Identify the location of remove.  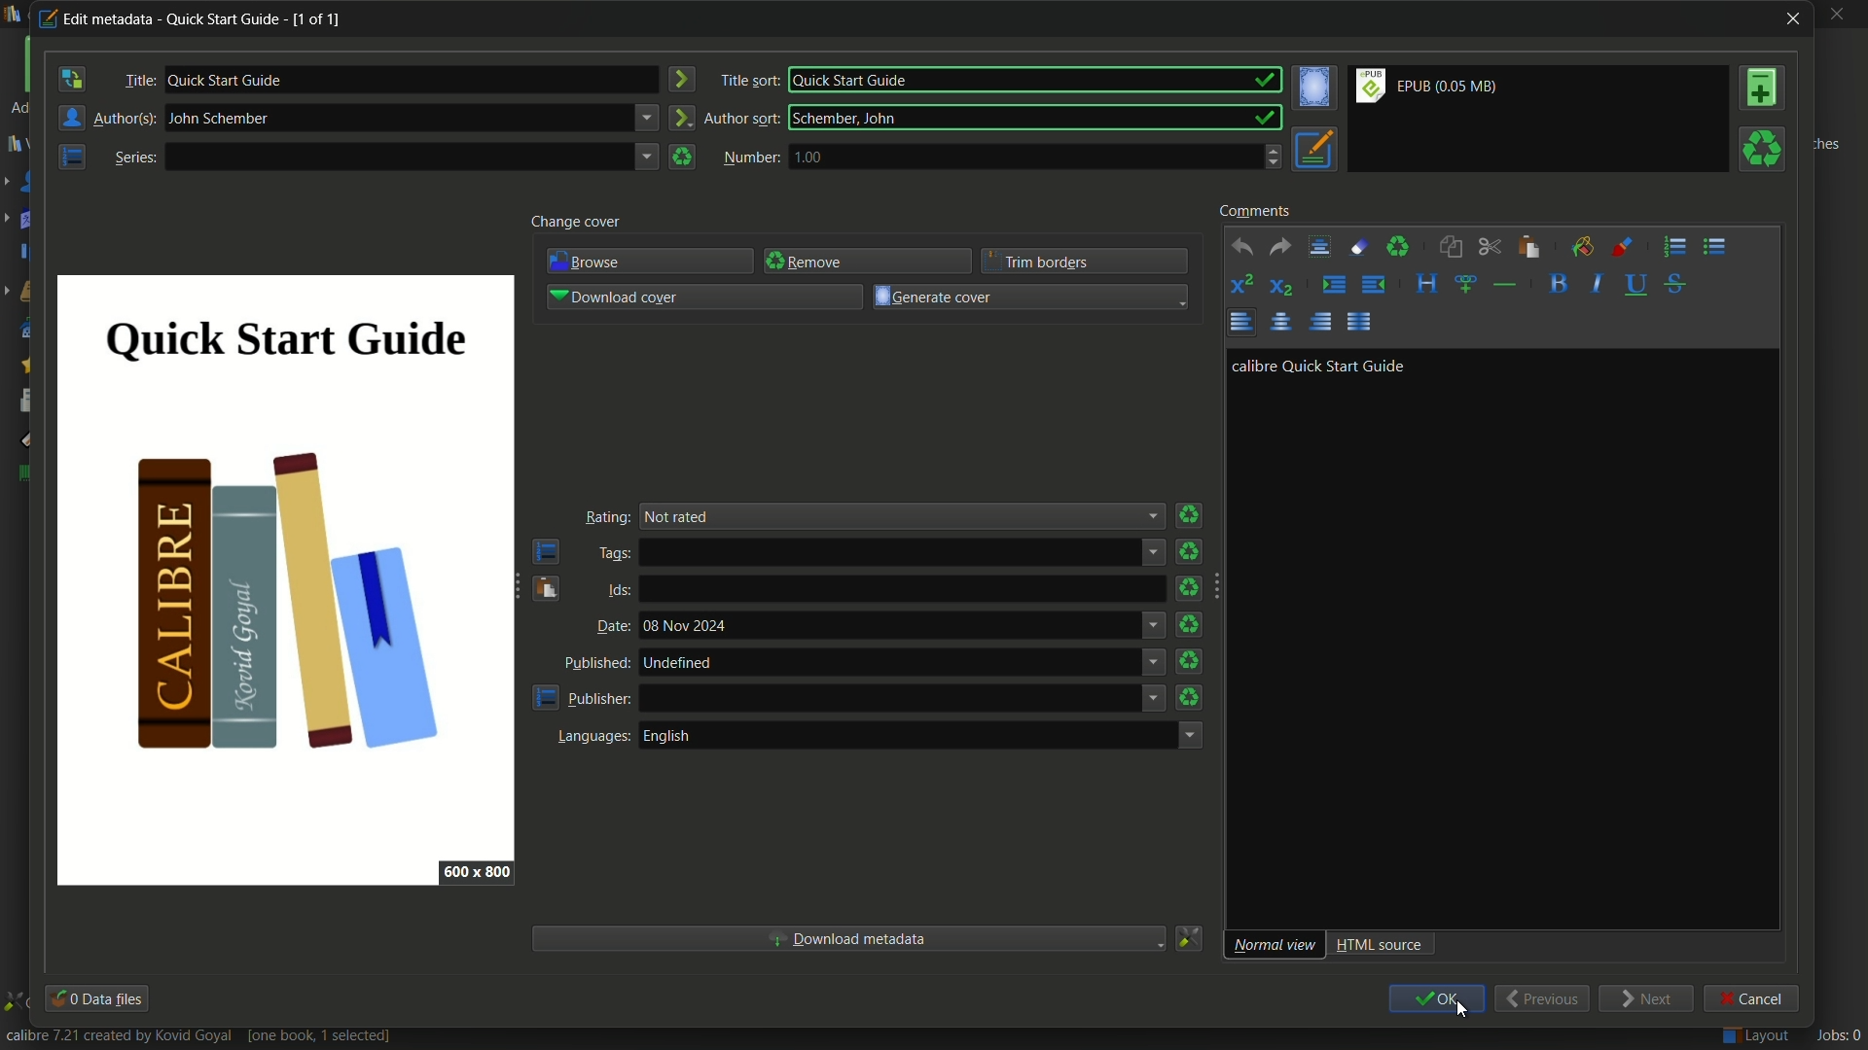
(804, 259).